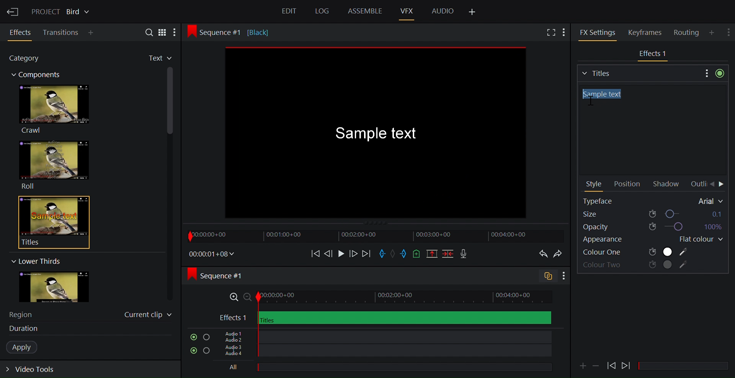  I want to click on Clear marks, so click(394, 253).